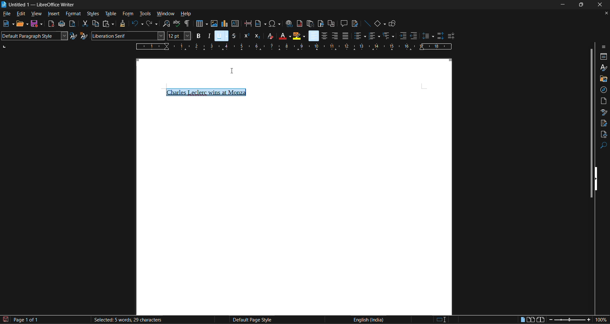  What do you see at coordinates (389, 36) in the screenshot?
I see `select outline format` at bounding box center [389, 36].